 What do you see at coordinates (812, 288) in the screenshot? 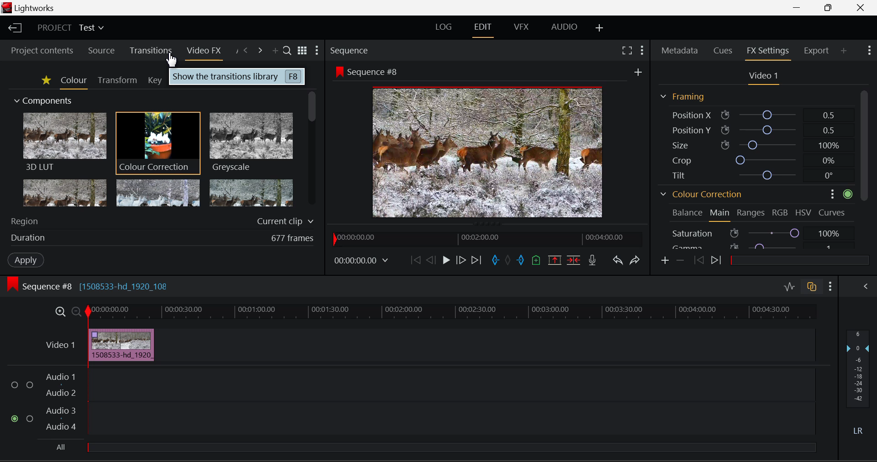
I see `Toggle Auto Track Sync` at bounding box center [812, 288].